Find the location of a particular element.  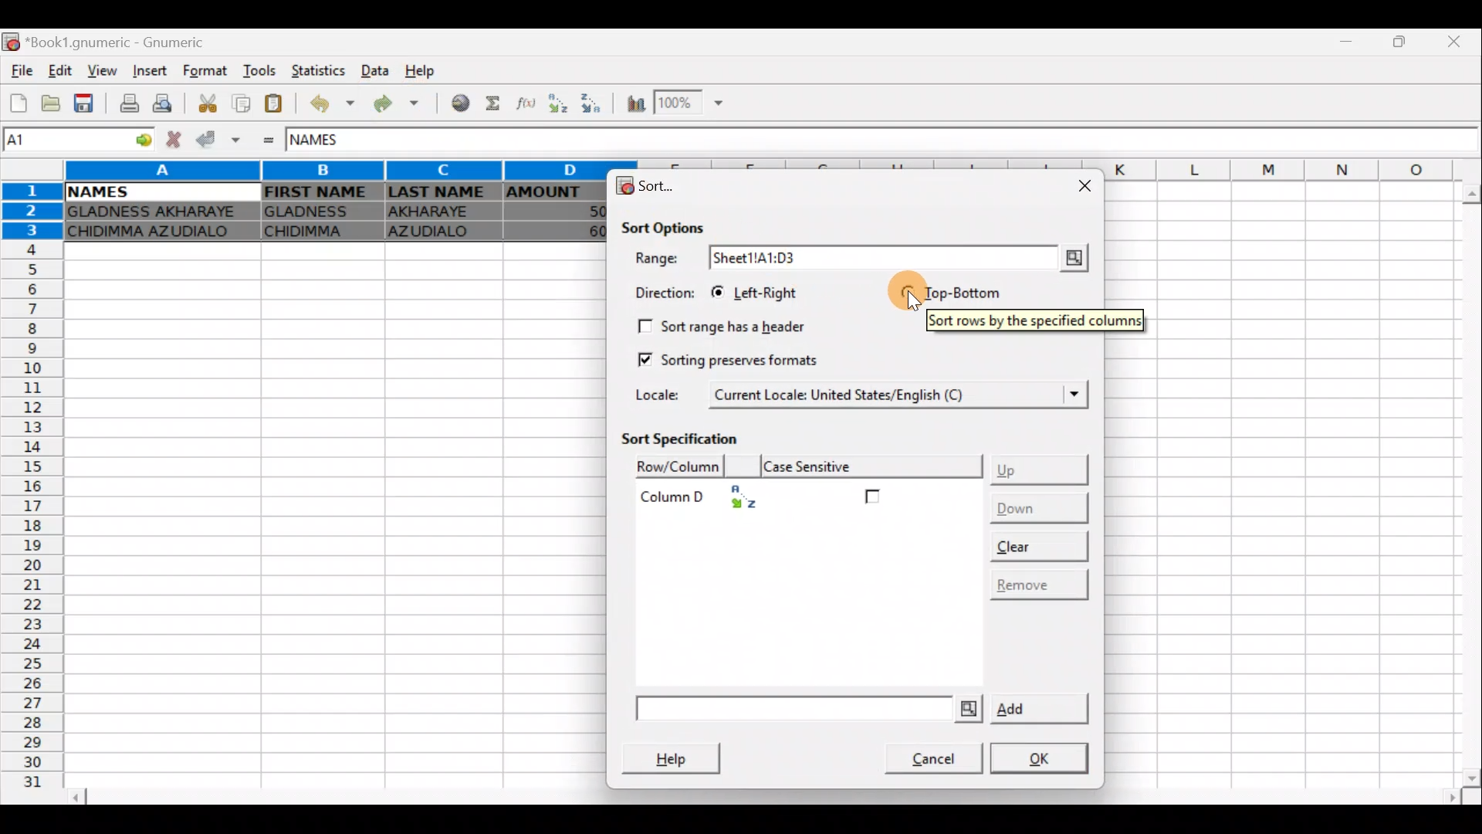

Cells is located at coordinates (328, 517).